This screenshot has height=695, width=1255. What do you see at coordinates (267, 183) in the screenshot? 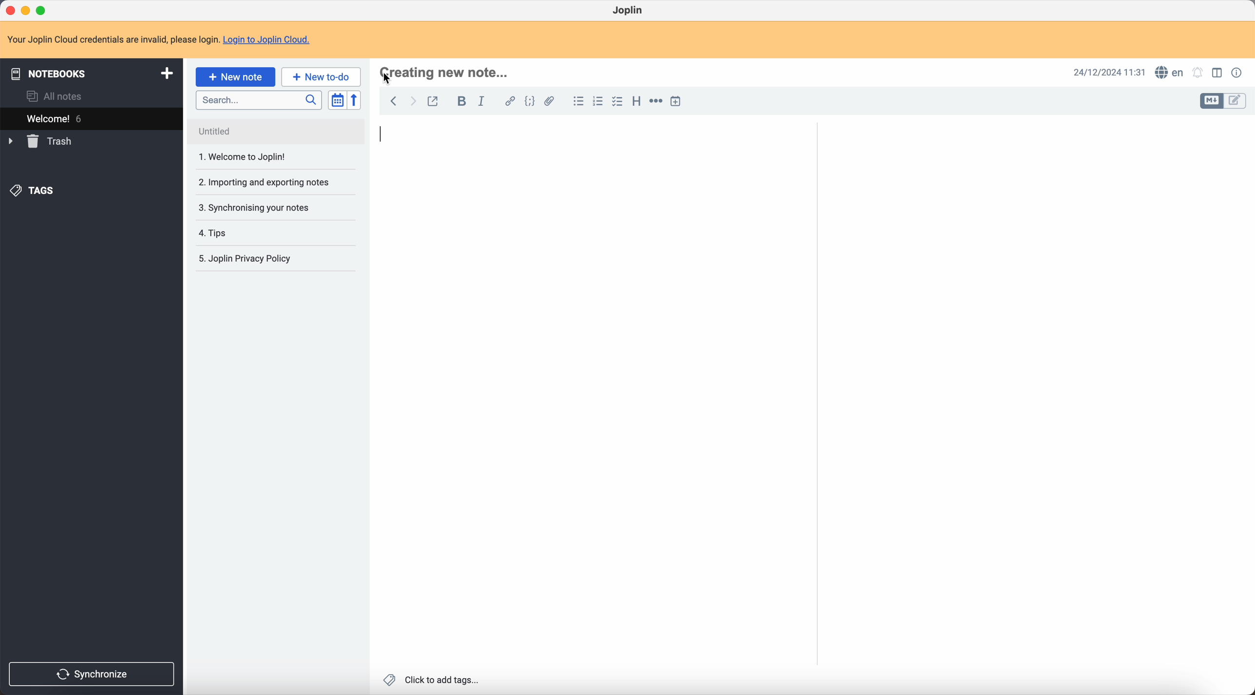
I see `2. Importing and exporting notes` at bounding box center [267, 183].